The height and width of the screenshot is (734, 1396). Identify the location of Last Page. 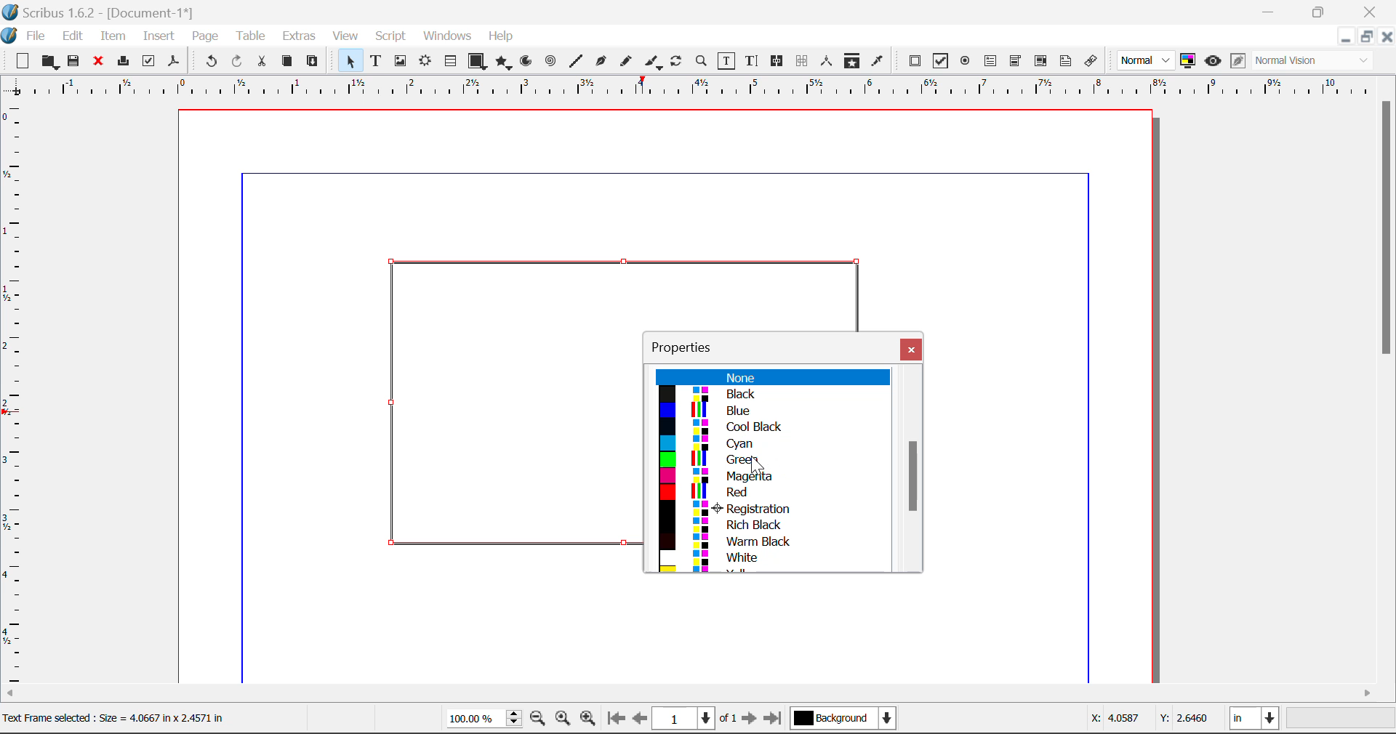
(775, 720).